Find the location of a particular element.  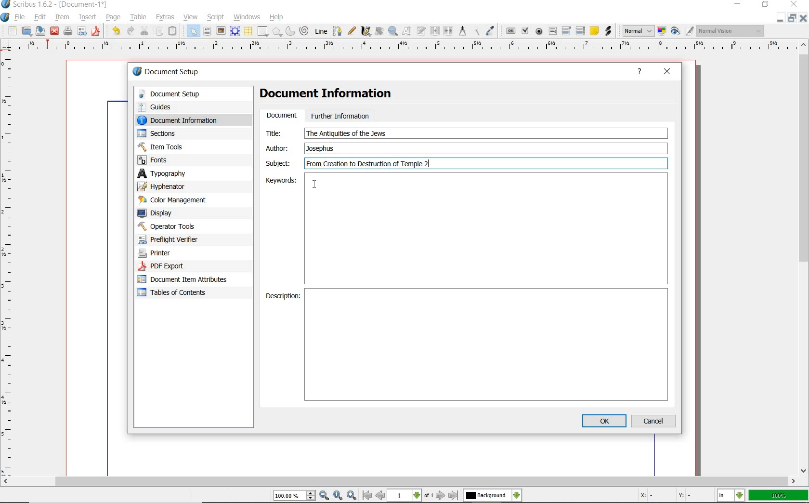

shape is located at coordinates (277, 31).